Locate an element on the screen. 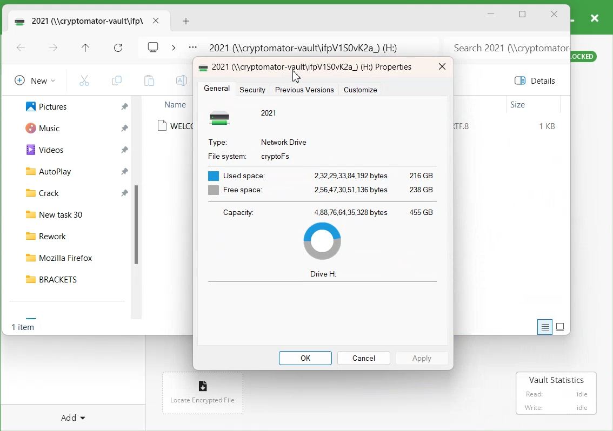 The width and height of the screenshot is (613, 431). Drive H is located at coordinates (324, 274).